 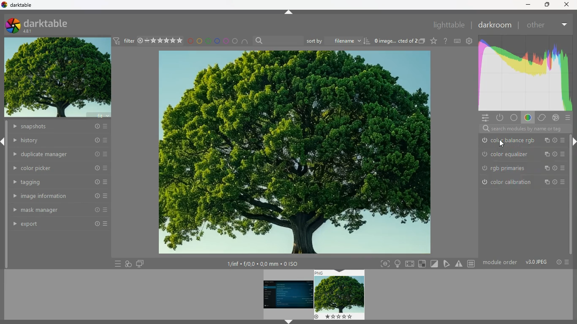 What do you see at coordinates (503, 143) in the screenshot?
I see `cursor` at bounding box center [503, 143].